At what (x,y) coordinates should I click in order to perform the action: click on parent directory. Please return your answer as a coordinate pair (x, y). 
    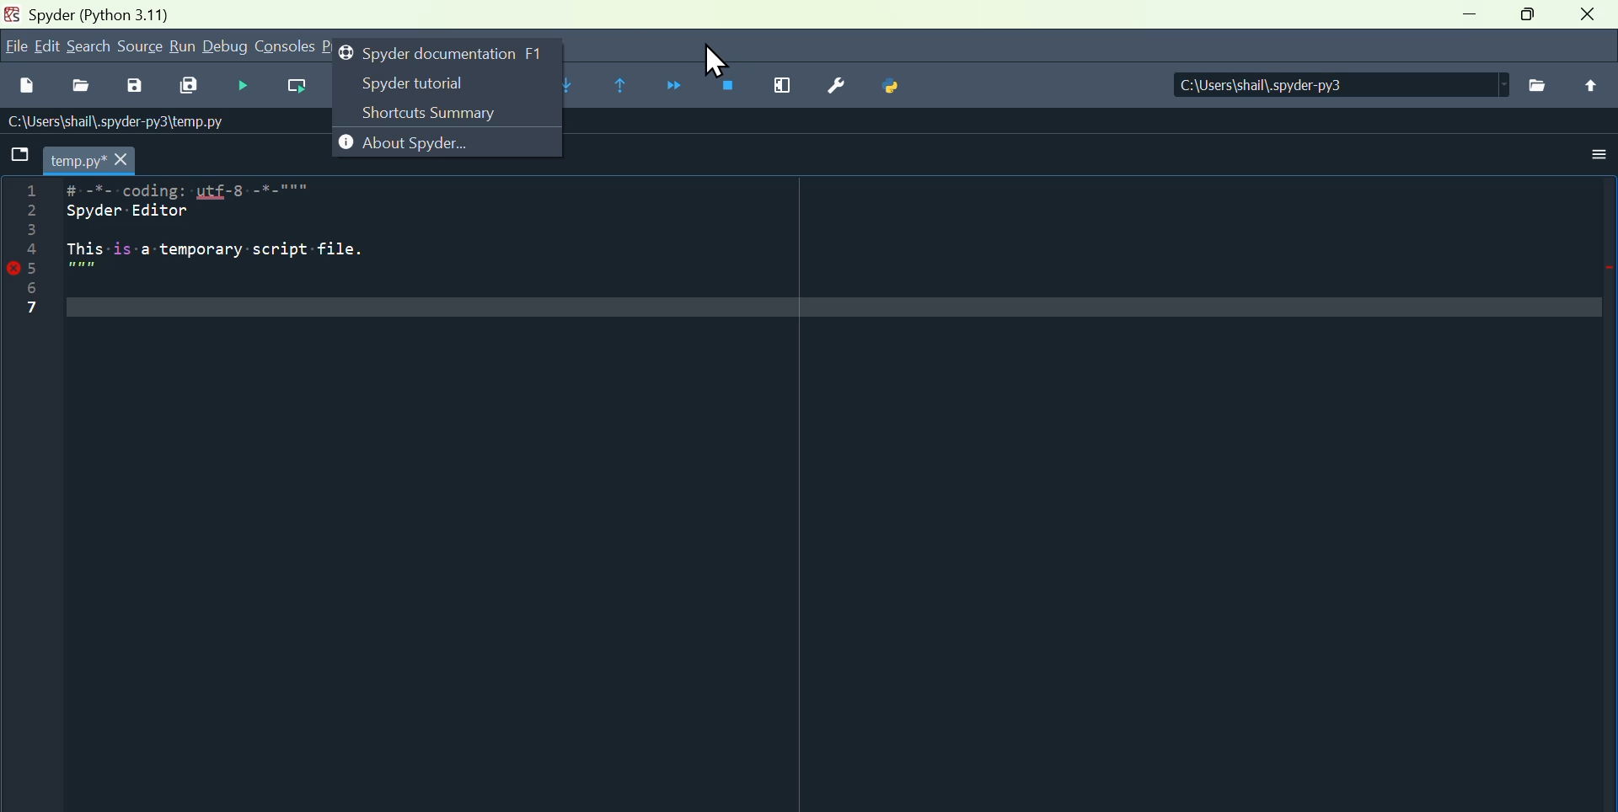
    Looking at the image, I should click on (1592, 86).